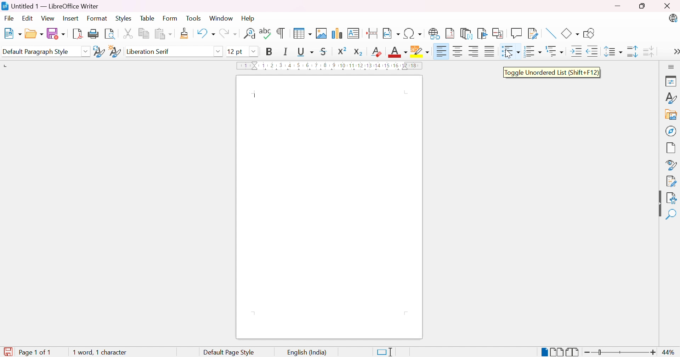 This screenshot has width=680, height=357. What do you see at coordinates (557, 352) in the screenshot?
I see `Multiple-page view` at bounding box center [557, 352].